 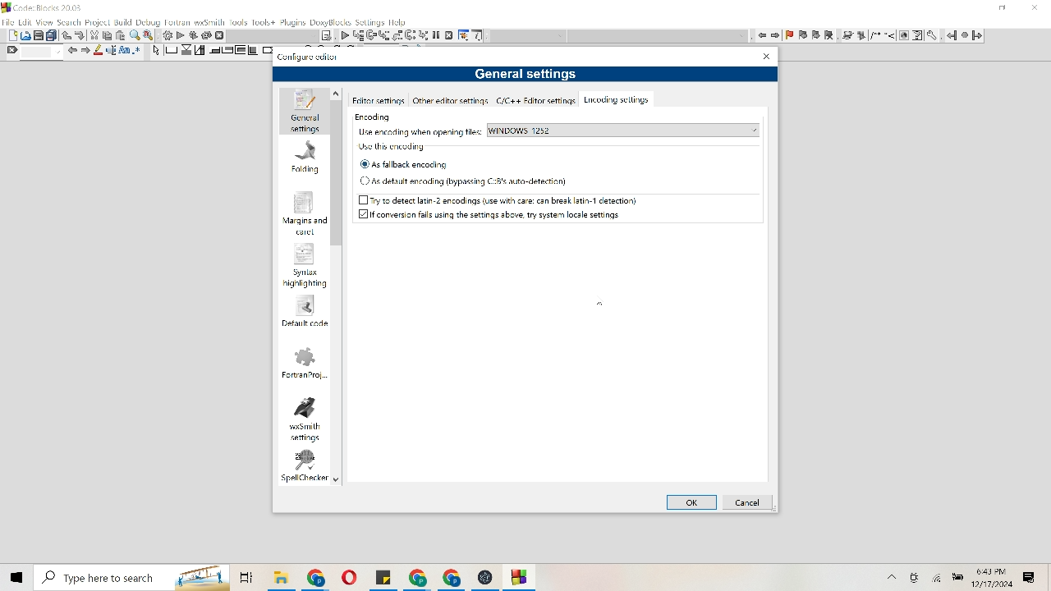 I want to click on Move up or down, so click(x=66, y=35).